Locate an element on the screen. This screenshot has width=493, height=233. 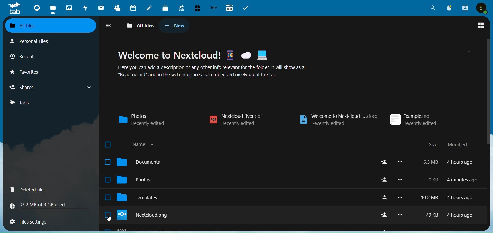
6.5MB 4 hours ago is located at coordinates (448, 162).